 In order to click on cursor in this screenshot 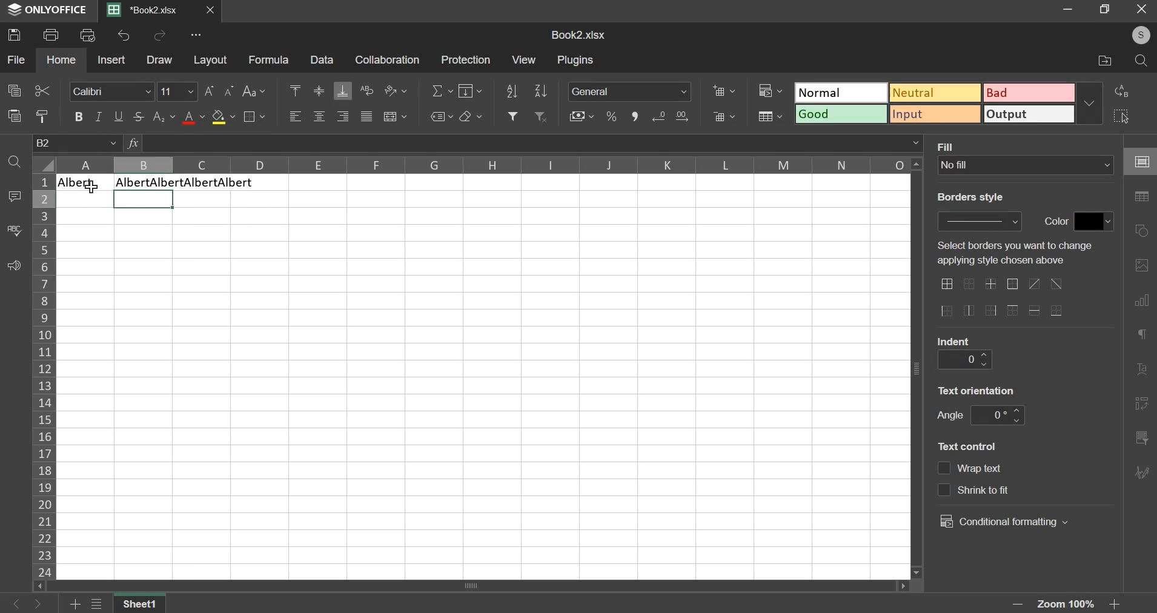, I will do `click(90, 187)`.